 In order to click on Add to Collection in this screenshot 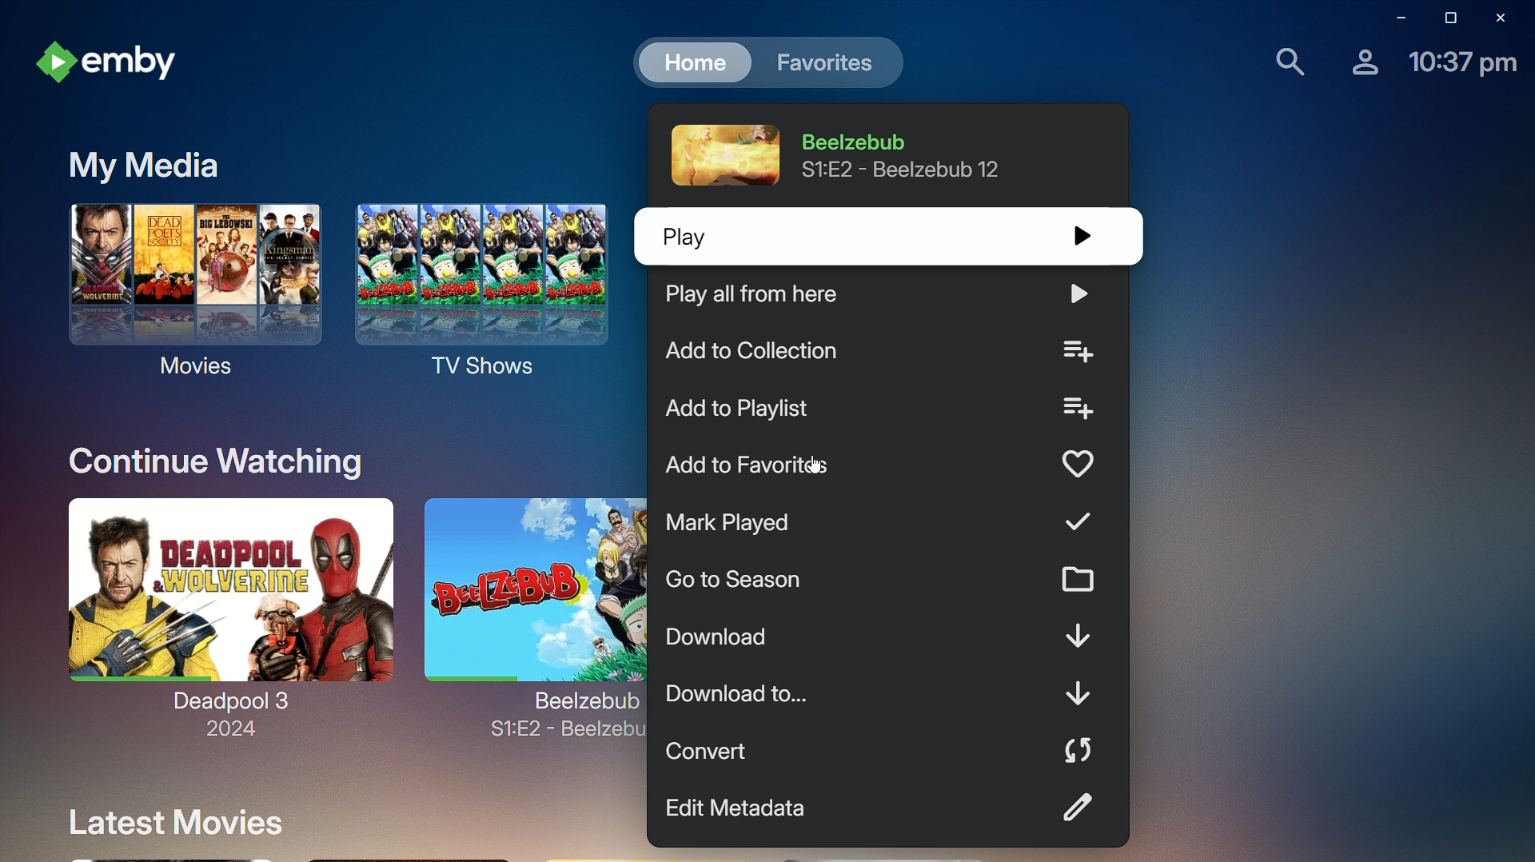, I will do `click(881, 351)`.